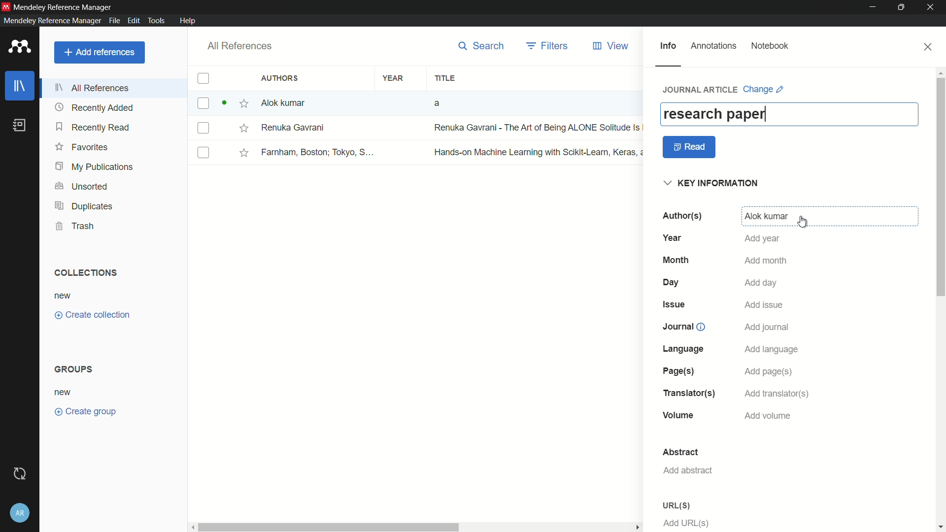 This screenshot has height=532, width=946. Describe the element at coordinates (417, 527) in the screenshot. I see `horizontal scrollbar` at that location.